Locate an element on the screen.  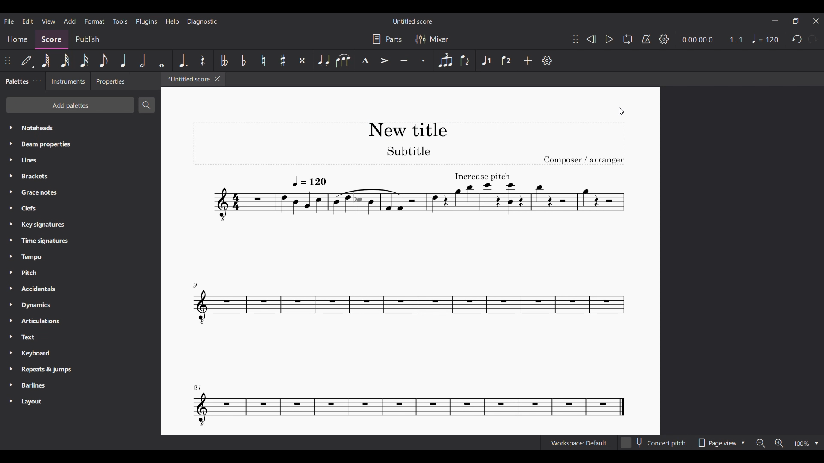
Toggle natural is located at coordinates (263, 60).